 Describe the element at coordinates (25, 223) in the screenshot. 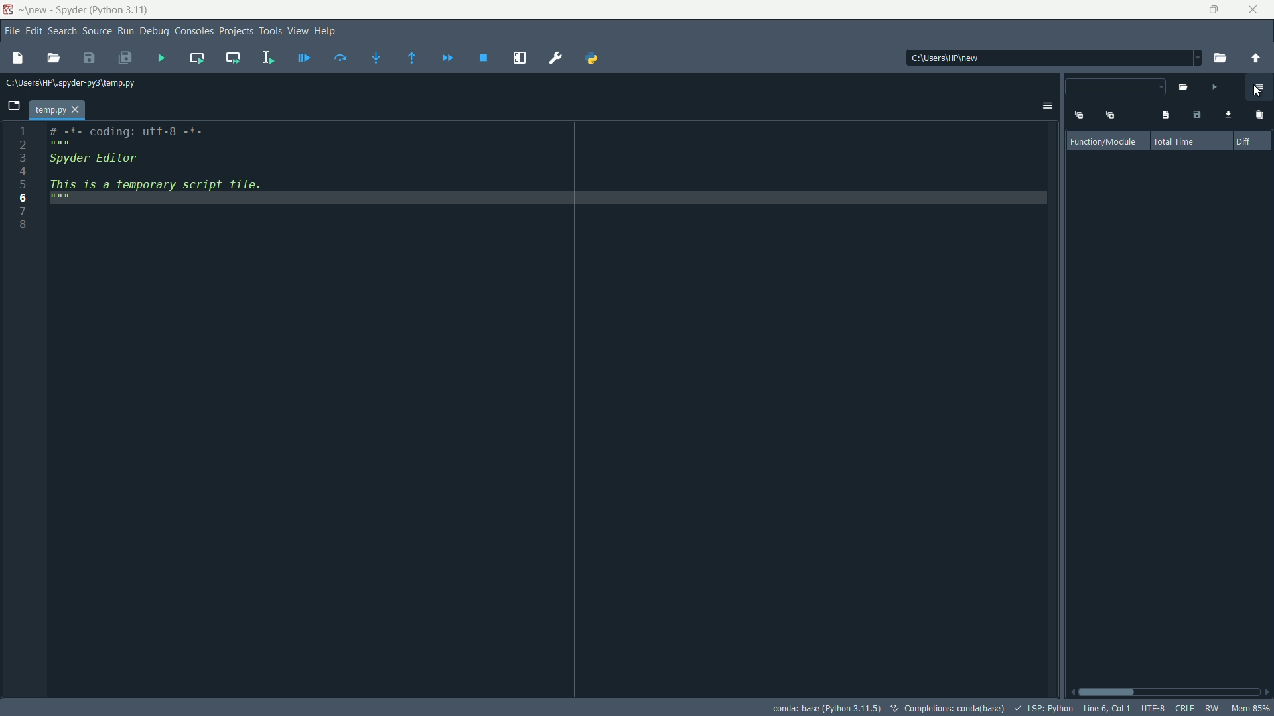

I see `8` at that location.